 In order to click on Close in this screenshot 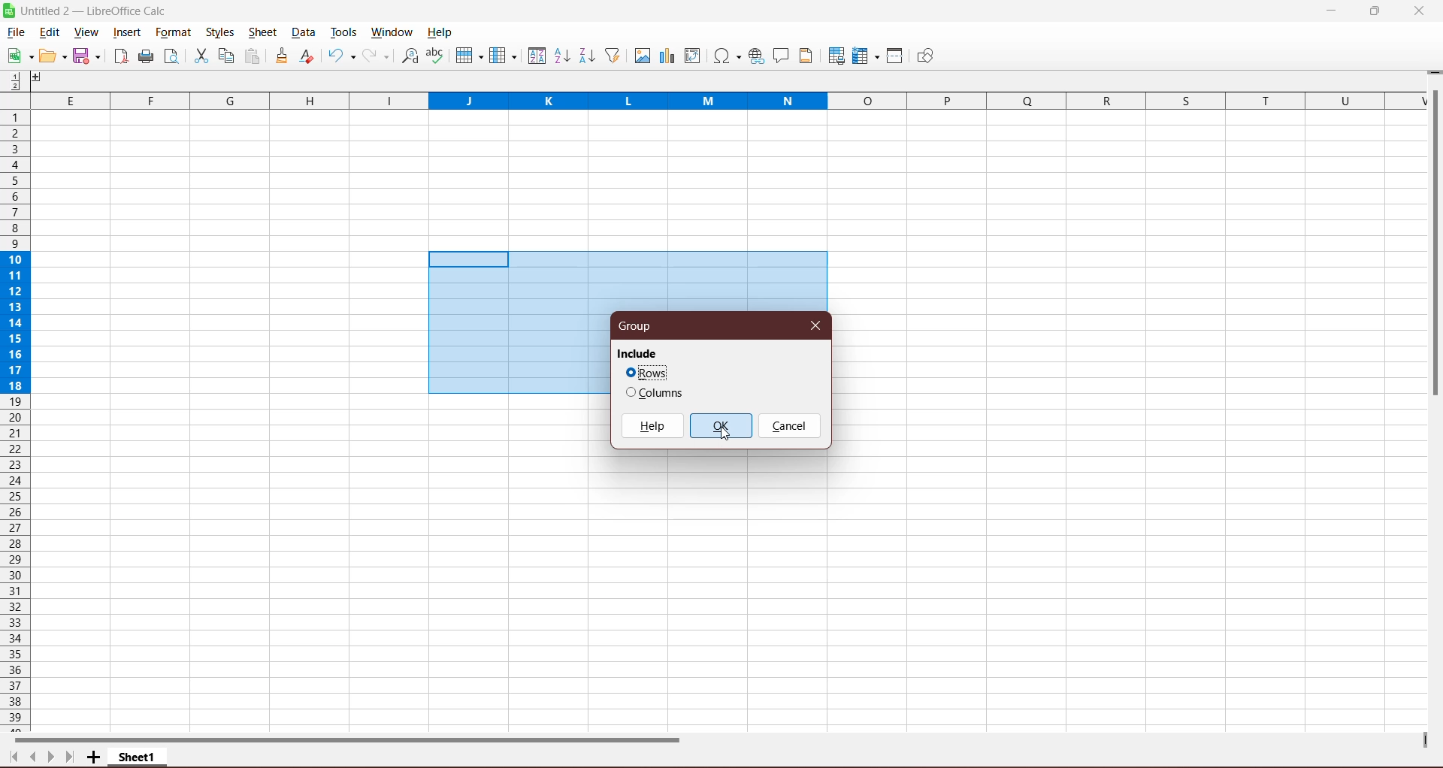, I will do `click(815, 326)`.